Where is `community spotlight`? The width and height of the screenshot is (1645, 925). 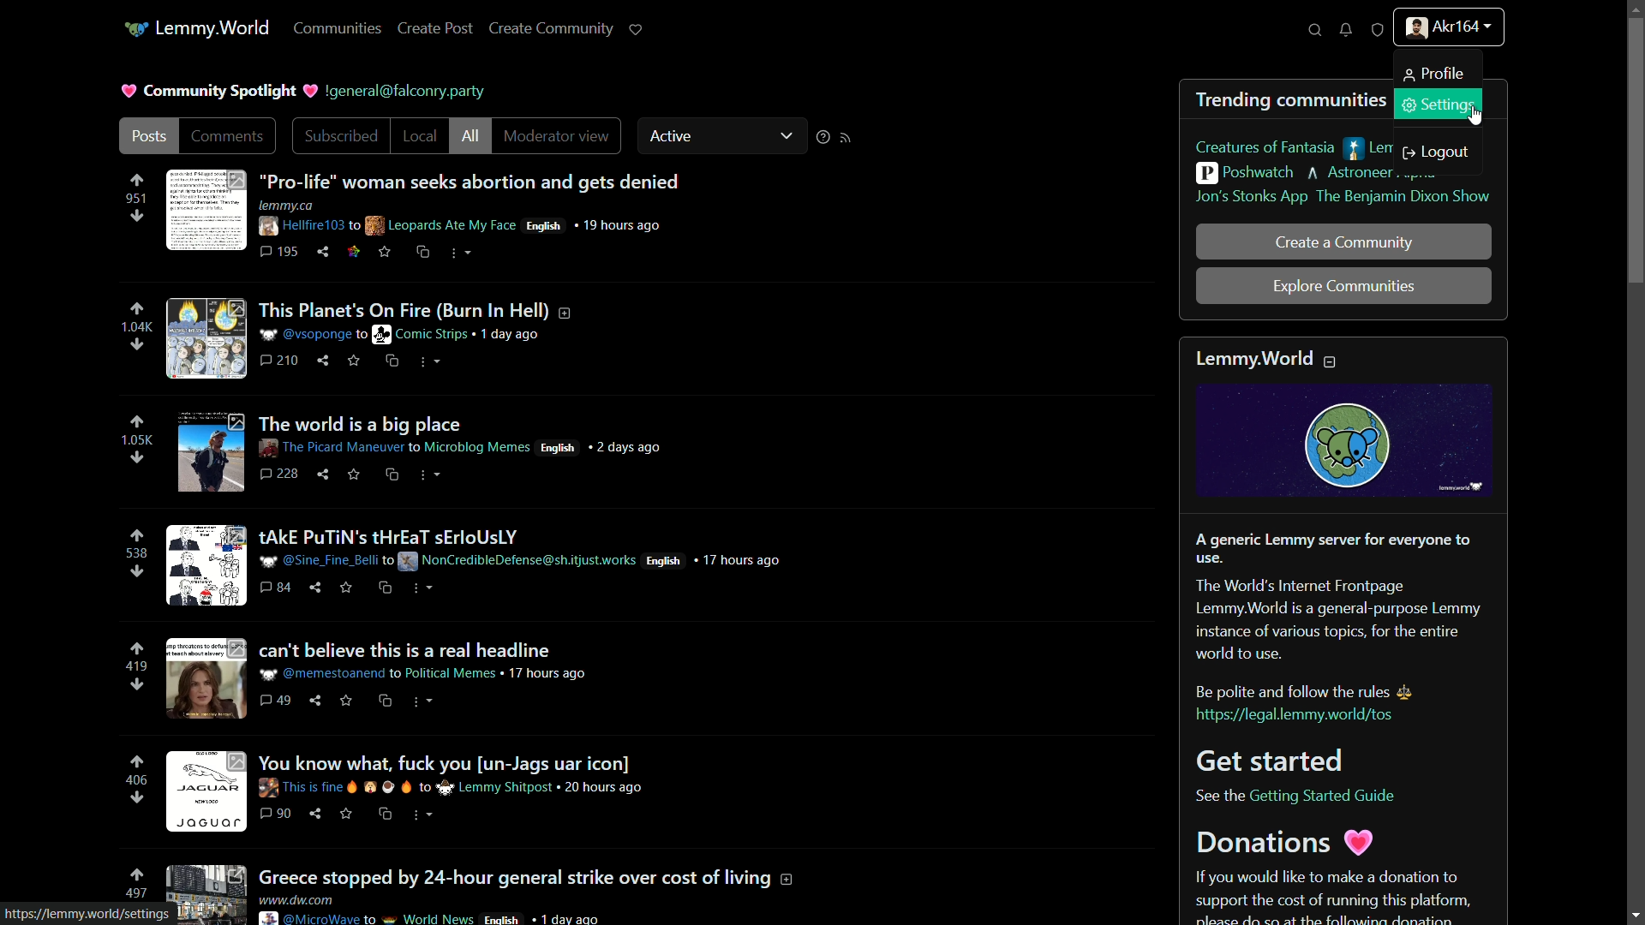 community spotlight is located at coordinates (222, 91).